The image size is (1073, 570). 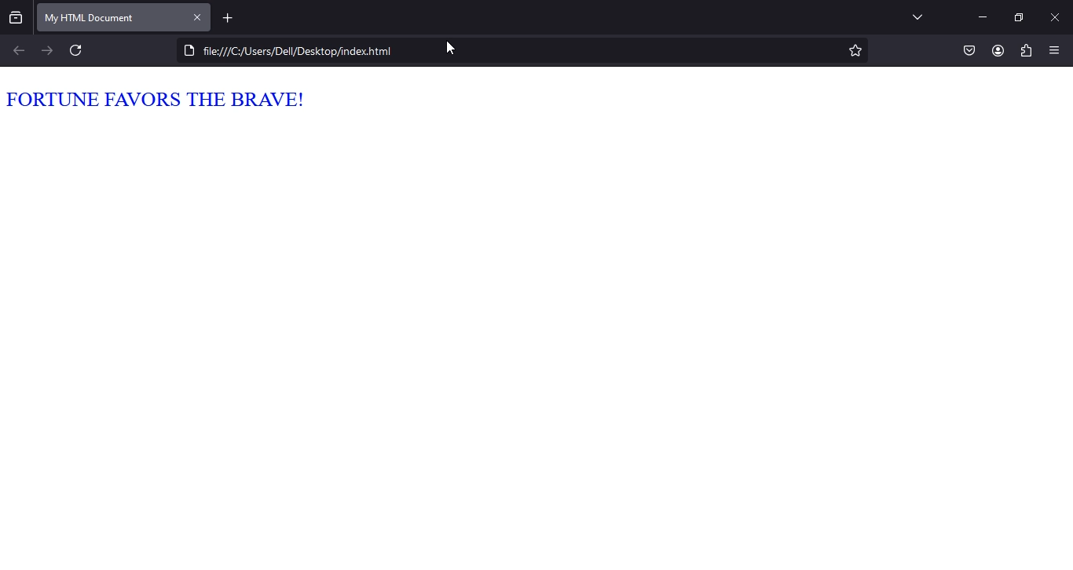 What do you see at coordinates (75, 51) in the screenshot?
I see `refresh` at bounding box center [75, 51].